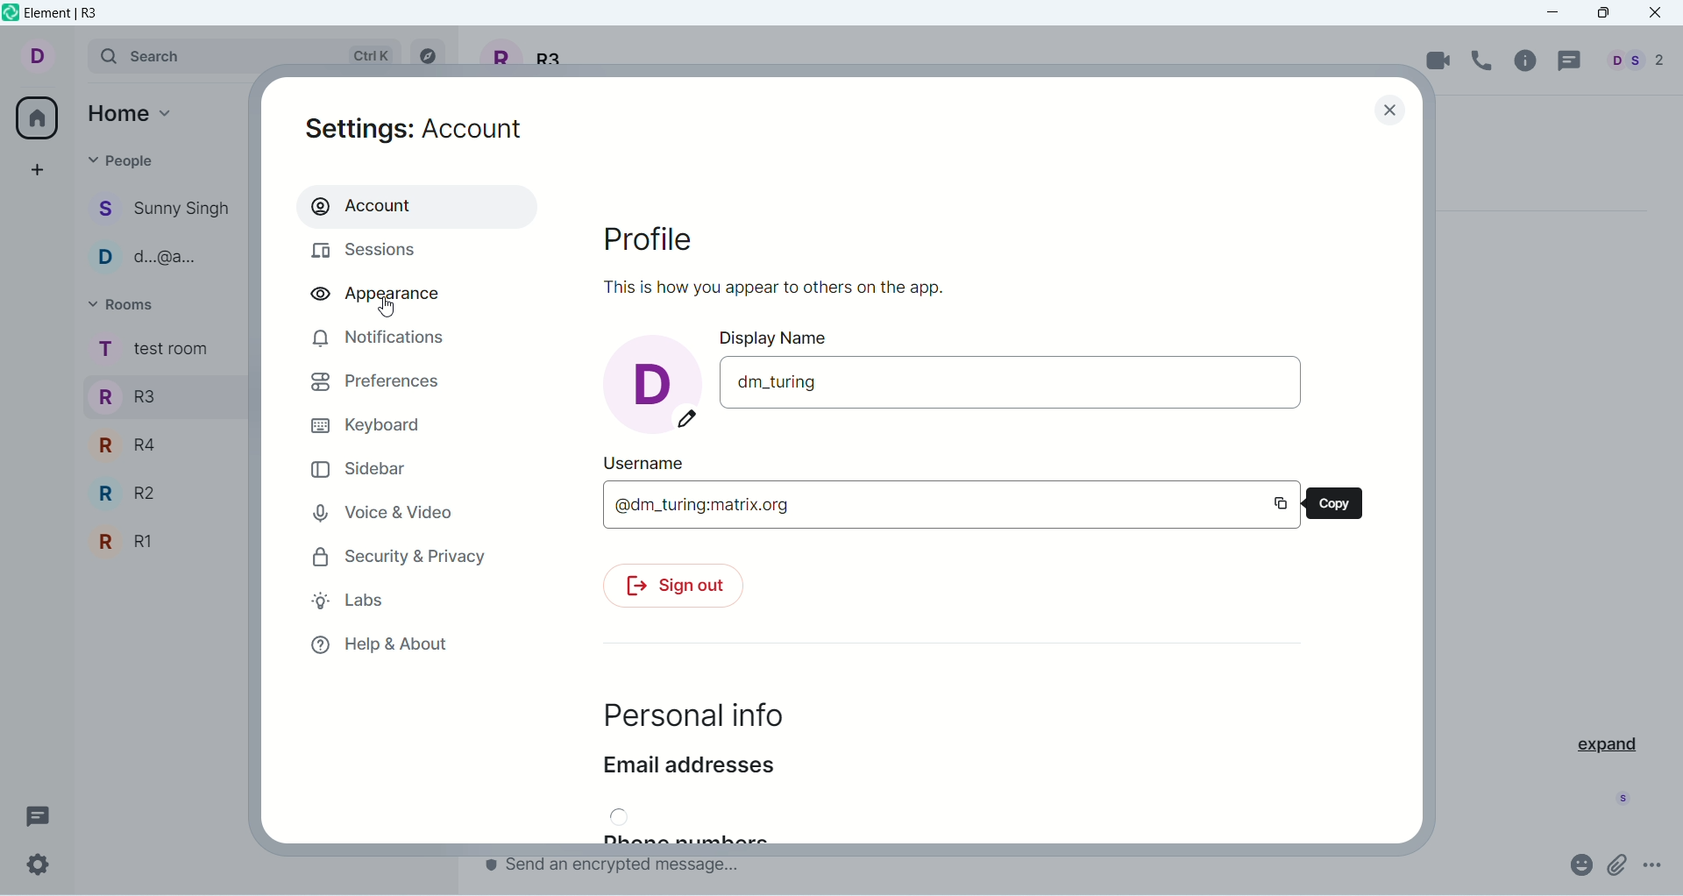 This screenshot has width=1683, height=896. What do you see at coordinates (686, 719) in the screenshot?
I see `personal info` at bounding box center [686, 719].